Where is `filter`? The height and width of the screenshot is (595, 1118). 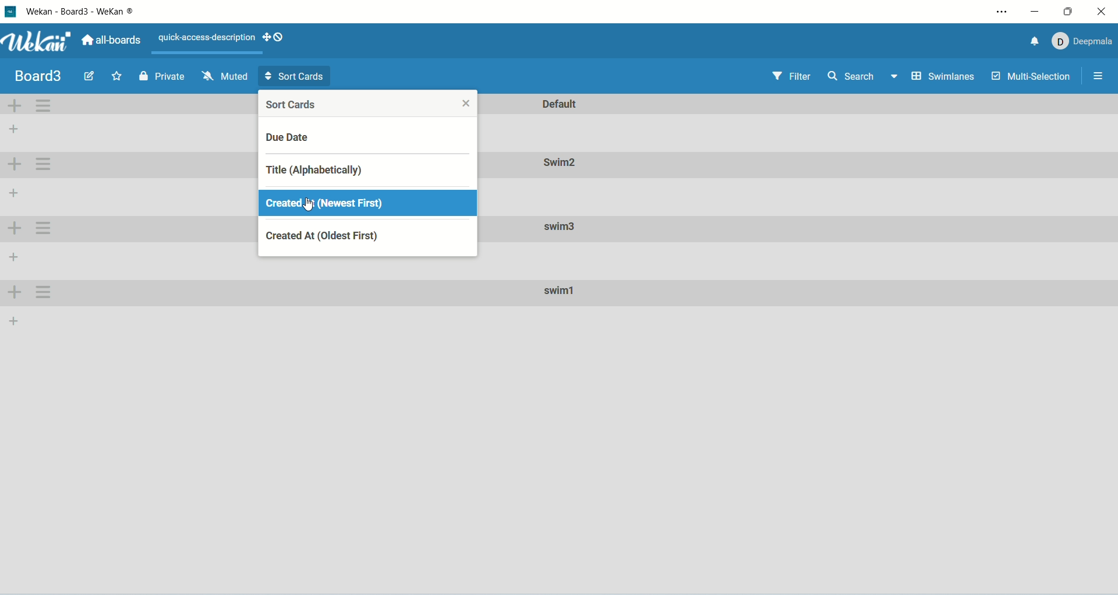
filter is located at coordinates (792, 78).